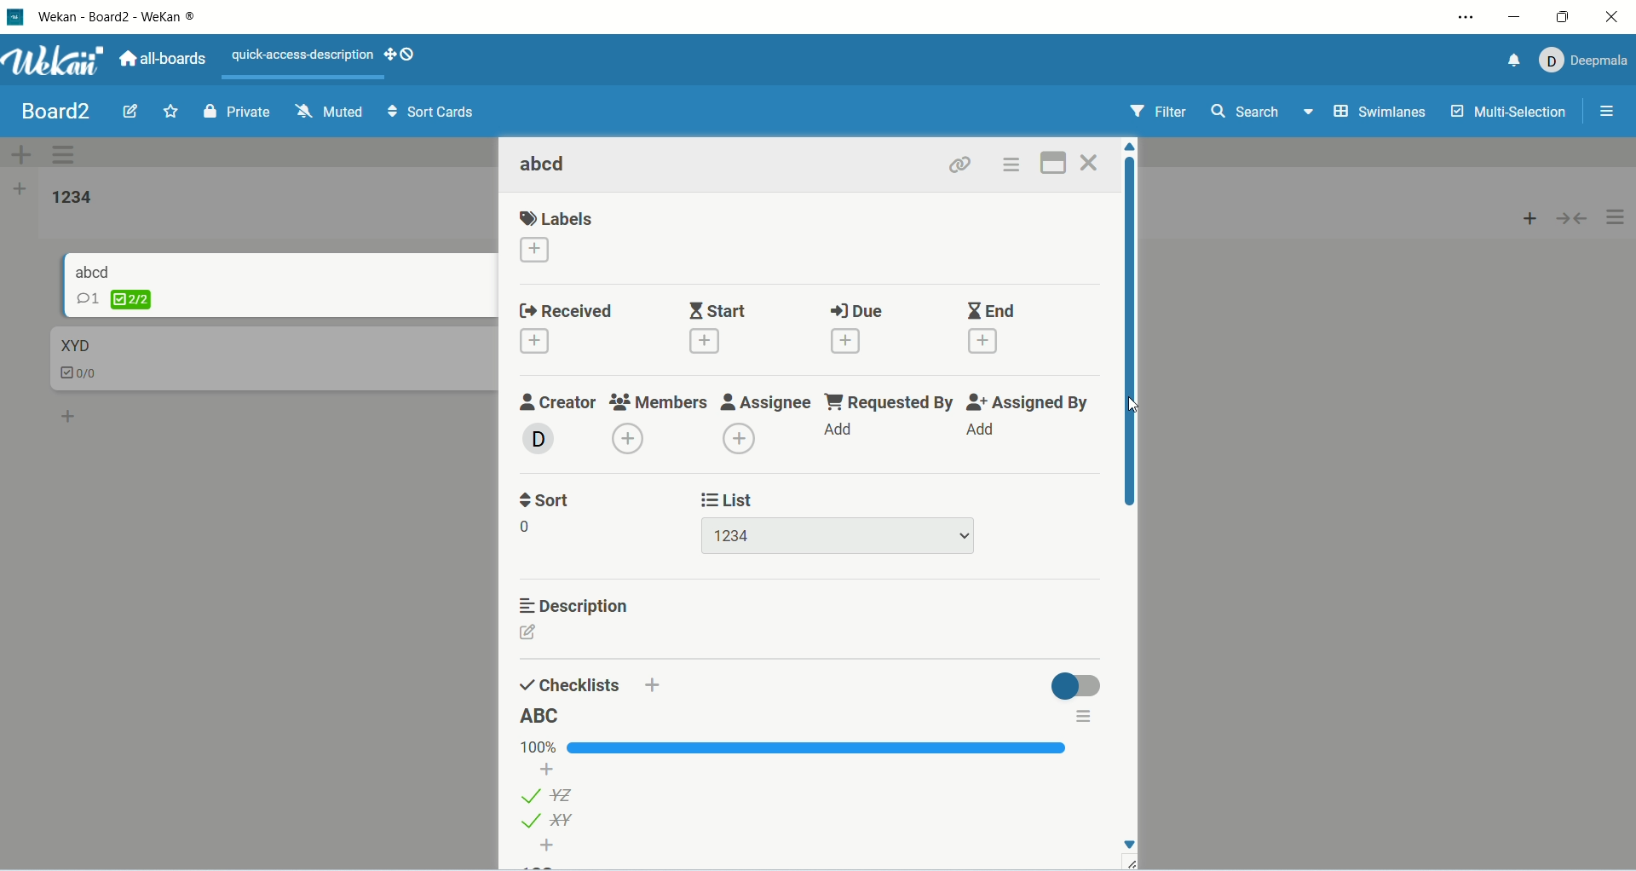 Image resolution: width=1636 pixels, height=871 pixels. What do you see at coordinates (113, 299) in the screenshot?
I see `checklist` at bounding box center [113, 299].